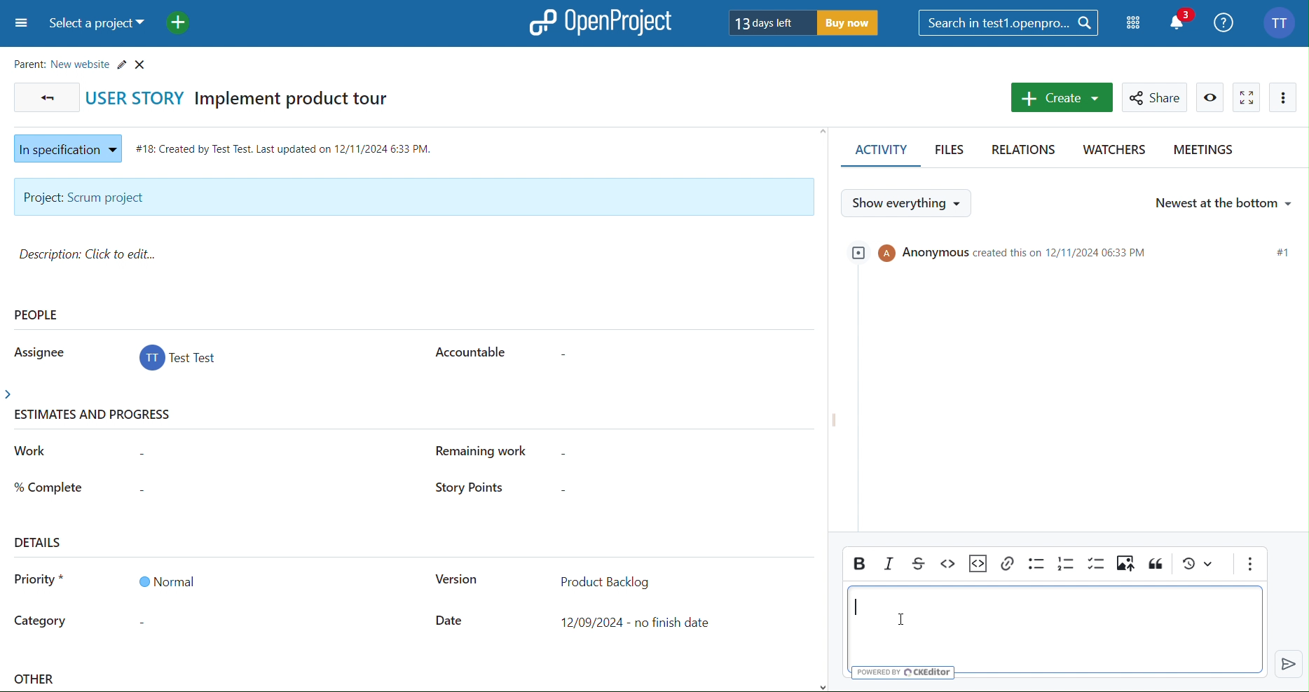 This screenshot has height=692, width=1309. What do you see at coordinates (1067, 565) in the screenshot?
I see `Number List` at bounding box center [1067, 565].